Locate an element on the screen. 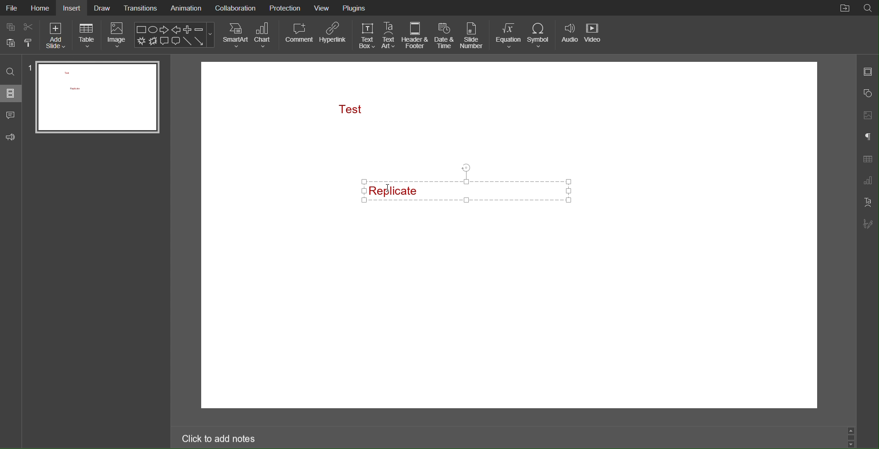 The image size is (879, 449). Slide Number is located at coordinates (471, 35).